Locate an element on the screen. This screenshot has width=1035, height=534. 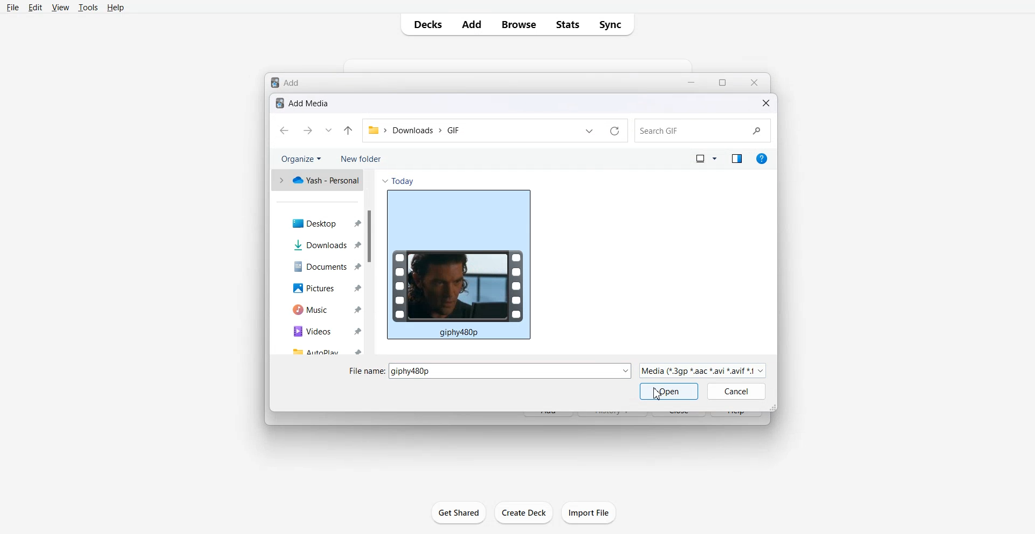
Add is located at coordinates (471, 24).